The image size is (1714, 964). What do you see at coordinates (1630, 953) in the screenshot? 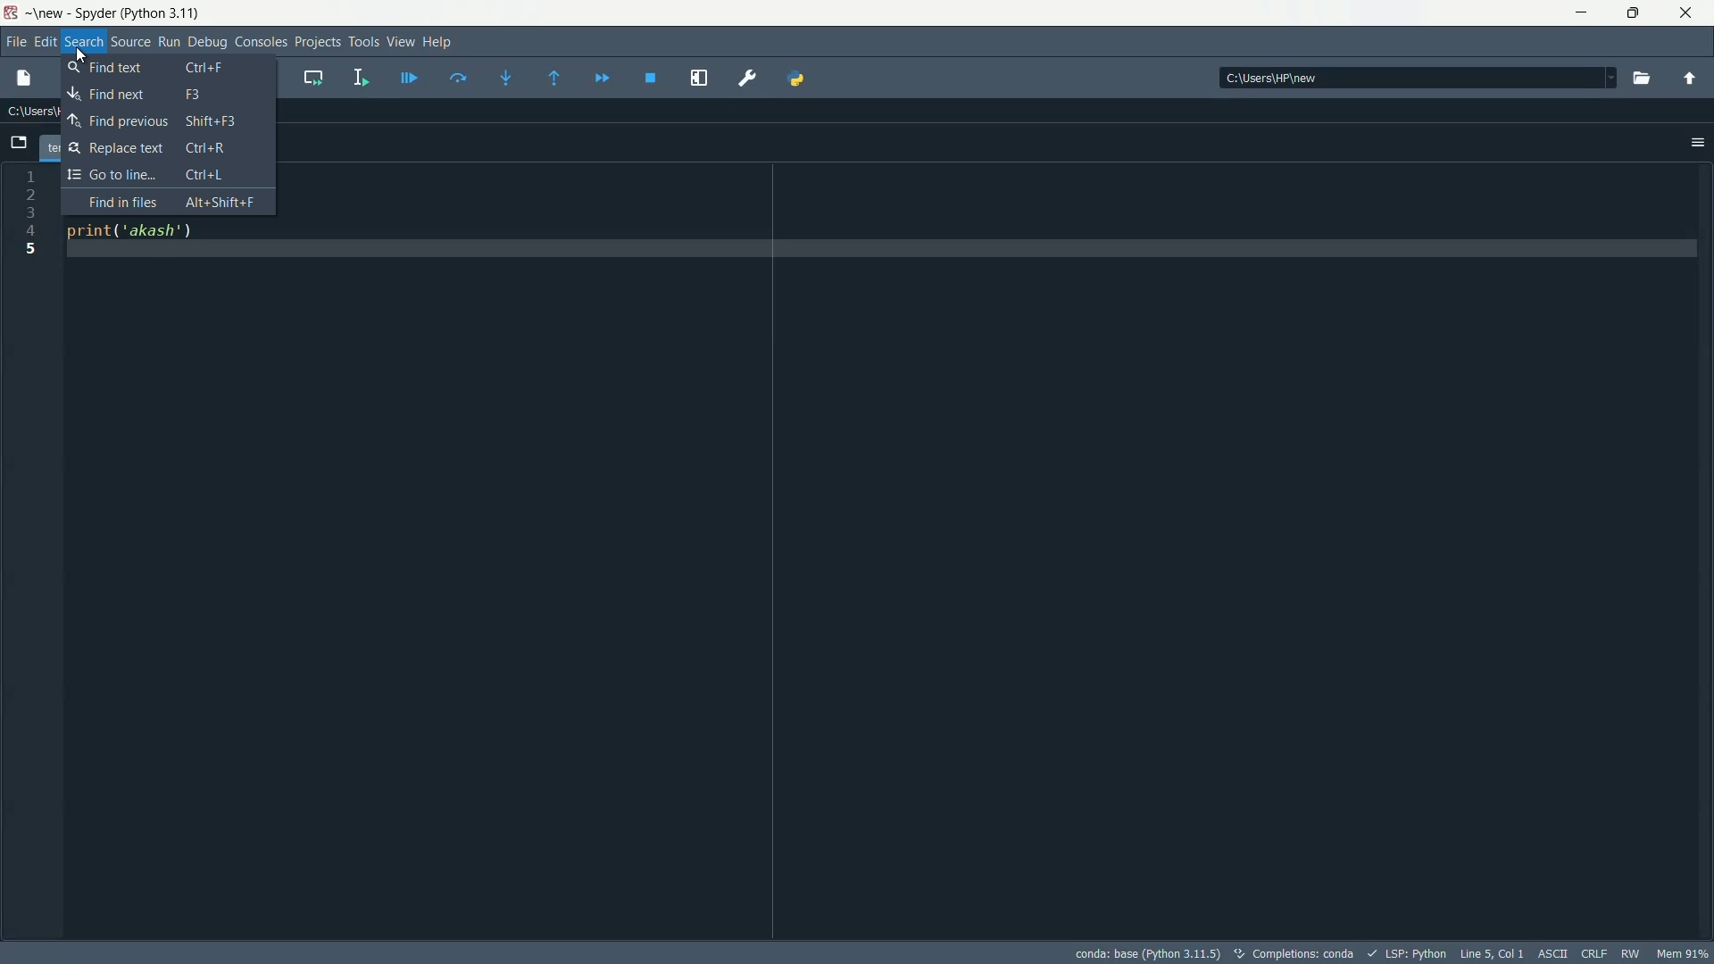
I see `rw` at bounding box center [1630, 953].